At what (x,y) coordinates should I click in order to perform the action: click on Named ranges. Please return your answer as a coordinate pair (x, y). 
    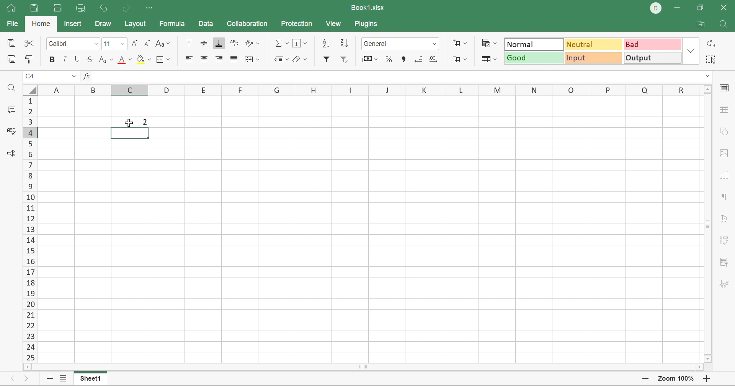
    Looking at the image, I should click on (282, 59).